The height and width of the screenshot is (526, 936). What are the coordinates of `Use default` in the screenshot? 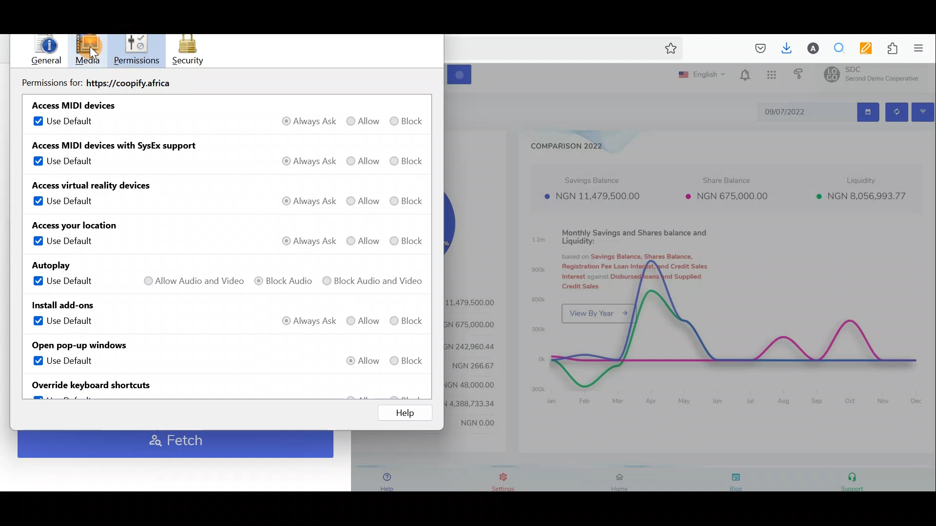 It's located at (62, 319).